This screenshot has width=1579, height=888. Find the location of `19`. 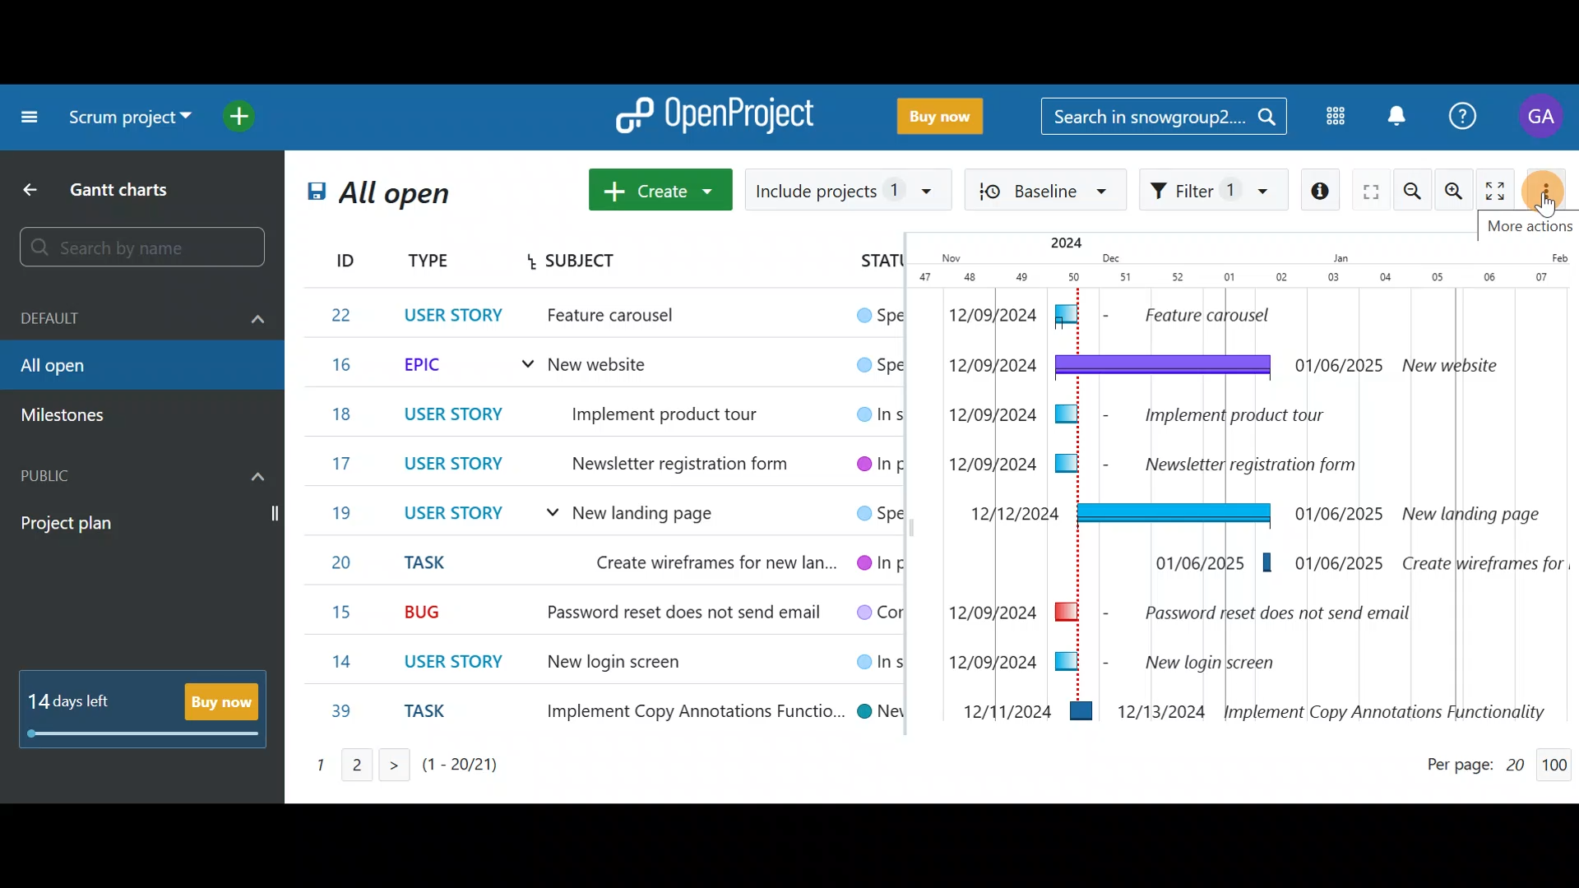

19 is located at coordinates (344, 511).